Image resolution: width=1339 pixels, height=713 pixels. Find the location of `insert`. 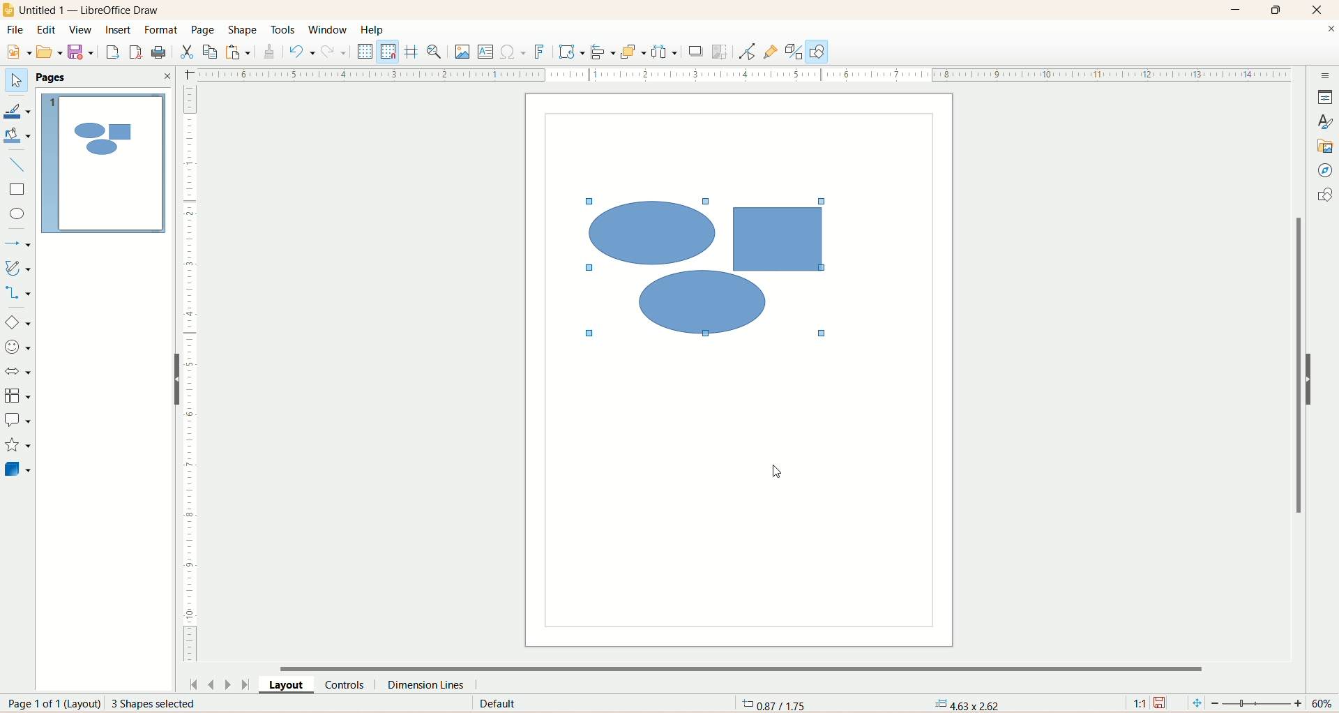

insert is located at coordinates (122, 34).